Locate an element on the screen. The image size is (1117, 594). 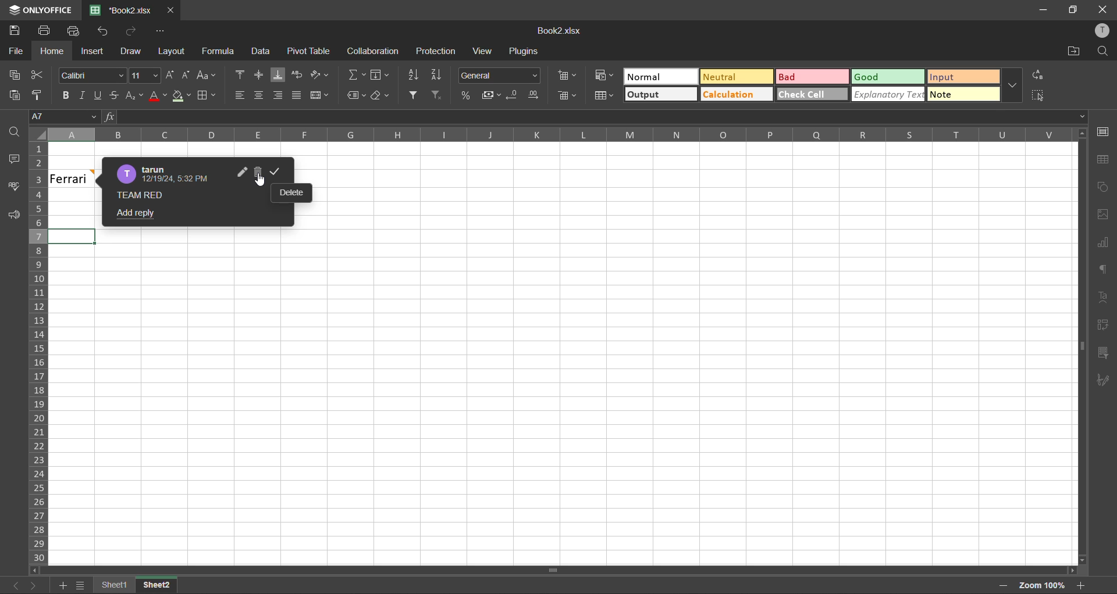
edit is located at coordinates (241, 171).